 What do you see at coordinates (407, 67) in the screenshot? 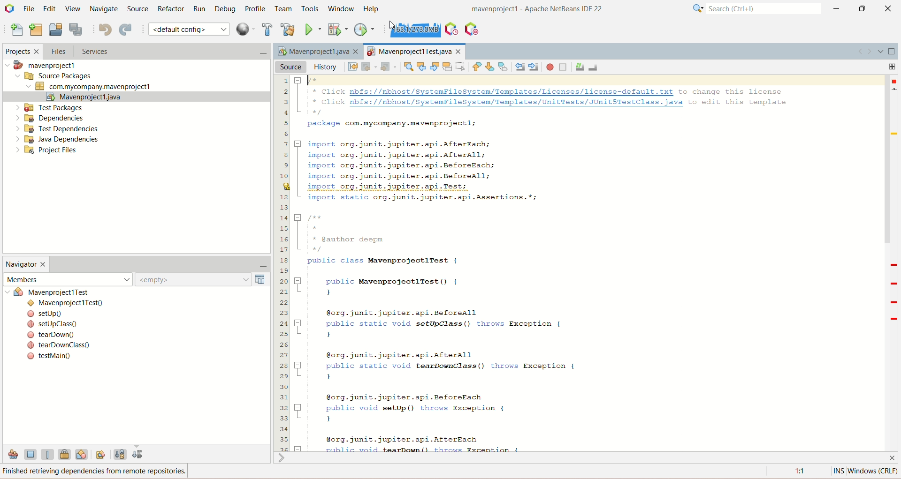
I see `find selection` at bounding box center [407, 67].